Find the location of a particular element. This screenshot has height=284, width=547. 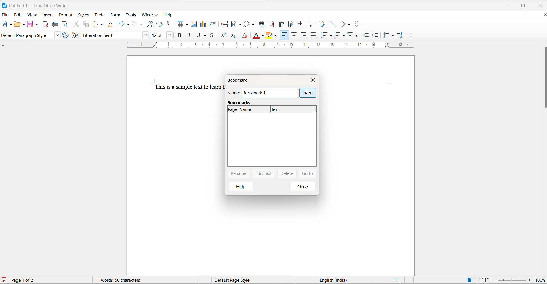

add images is located at coordinates (194, 25).